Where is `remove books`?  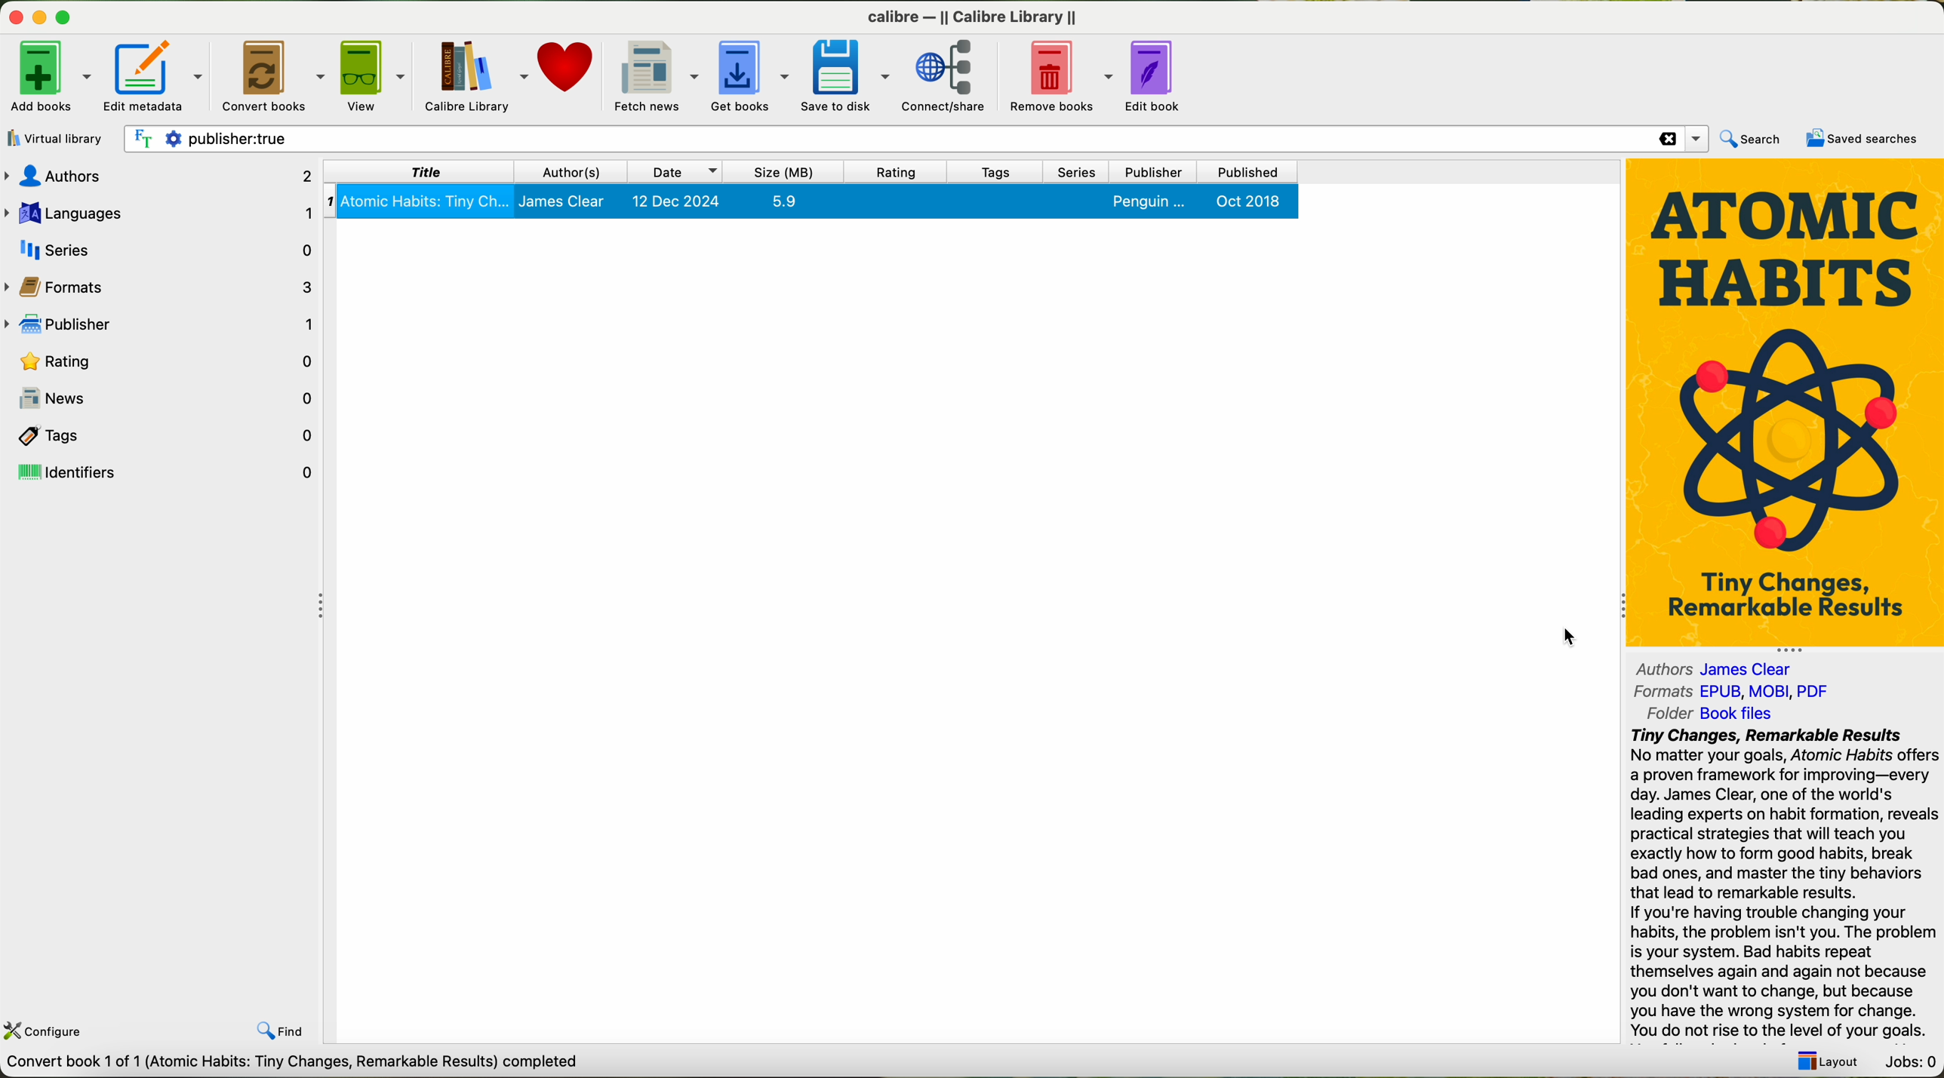 remove books is located at coordinates (1060, 75).